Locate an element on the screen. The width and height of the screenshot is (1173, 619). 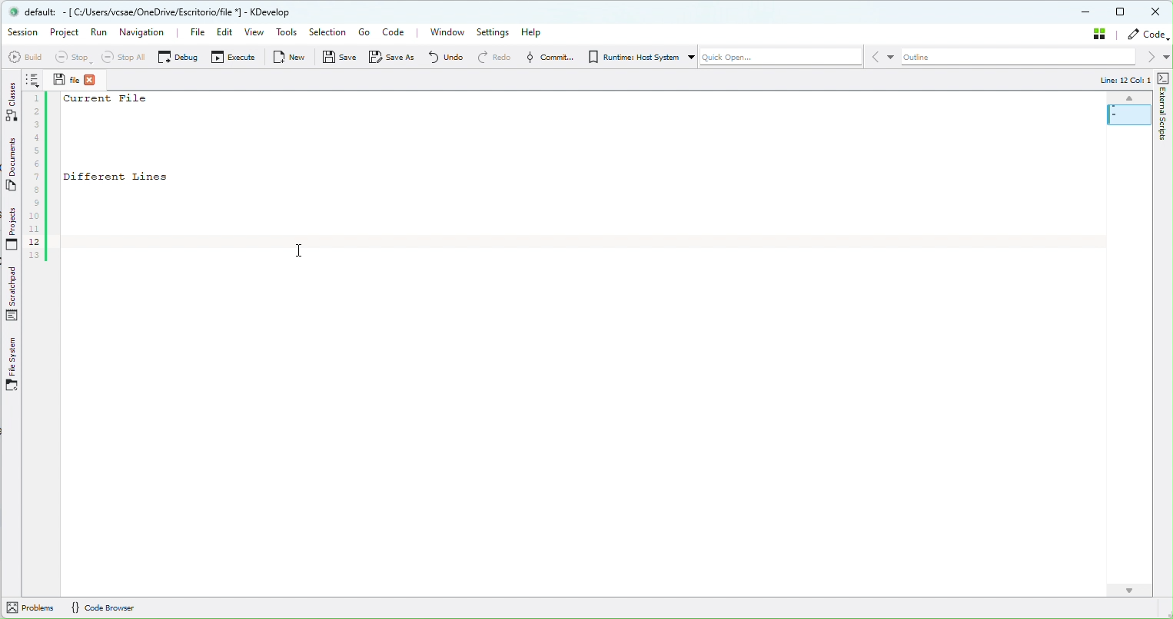
Settings is located at coordinates (493, 34).